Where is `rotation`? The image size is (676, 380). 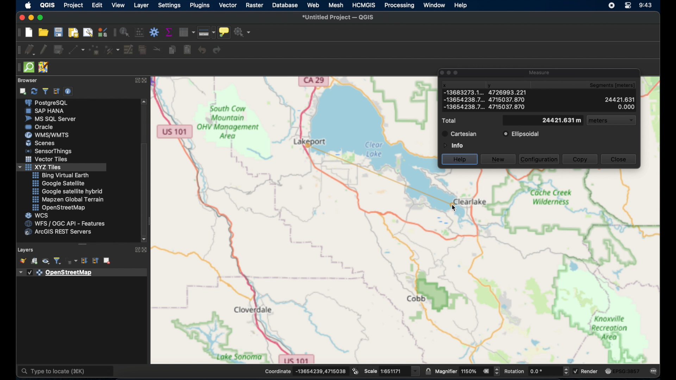
rotation is located at coordinates (537, 371).